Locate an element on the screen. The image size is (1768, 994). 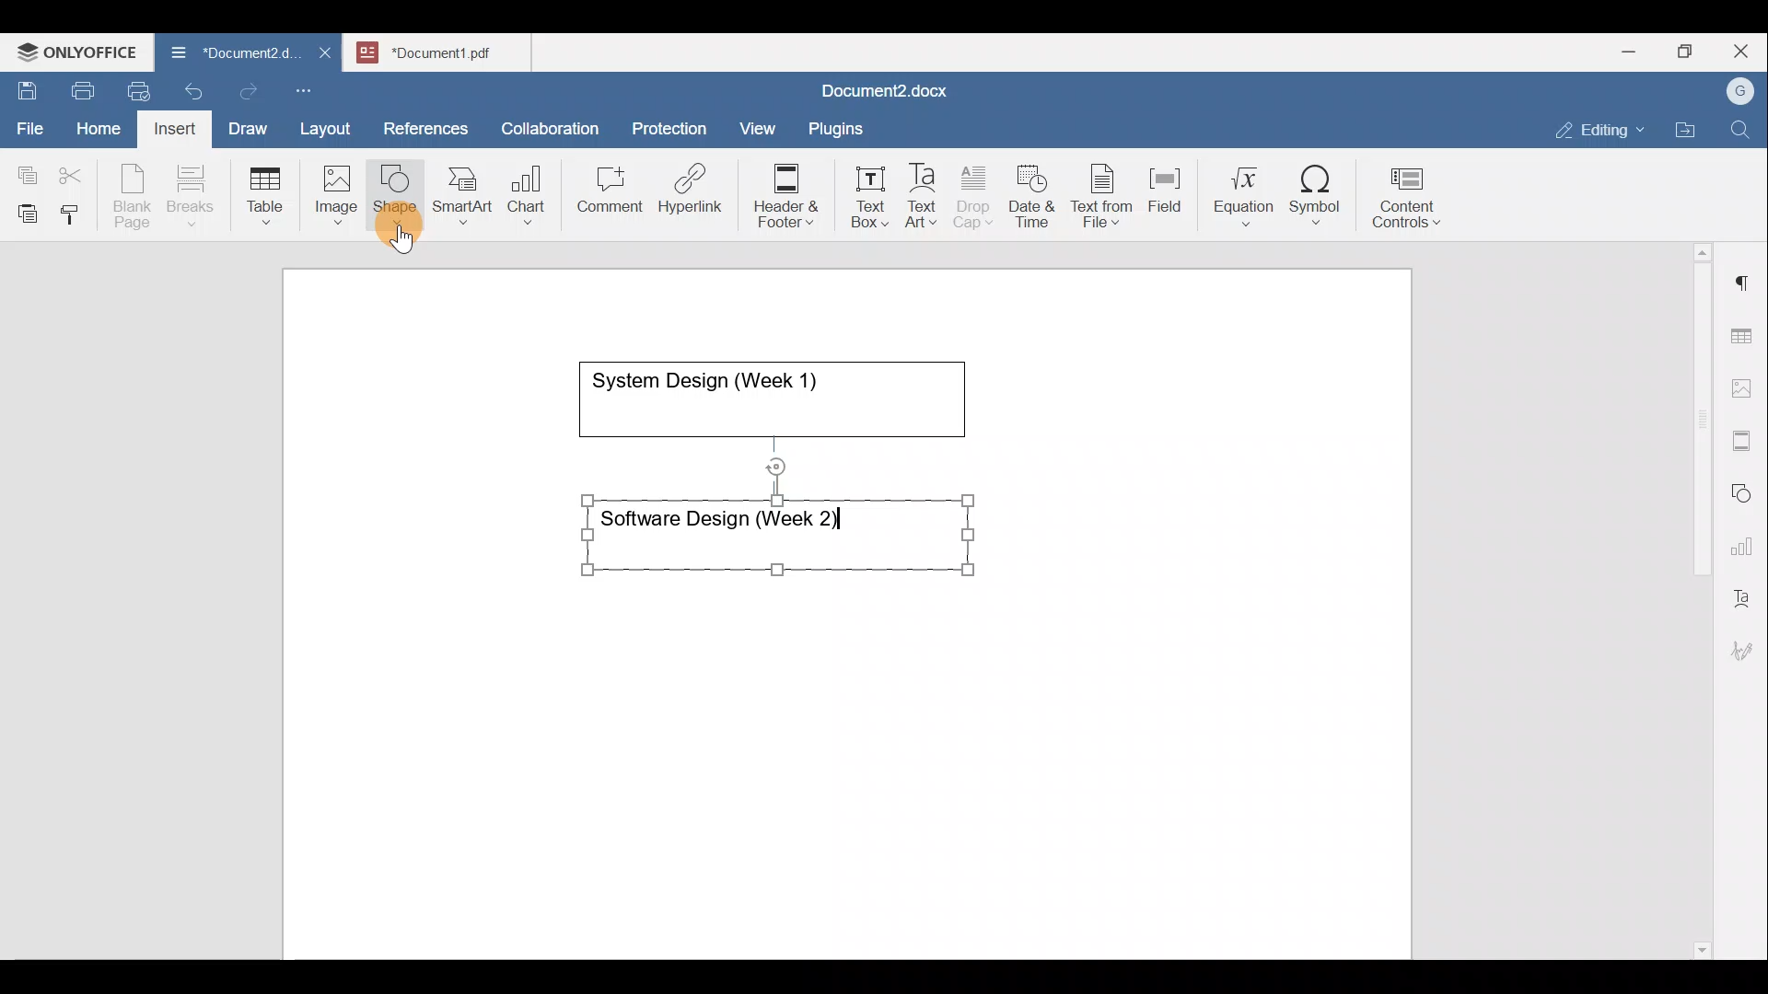
Copy style is located at coordinates (76, 210).